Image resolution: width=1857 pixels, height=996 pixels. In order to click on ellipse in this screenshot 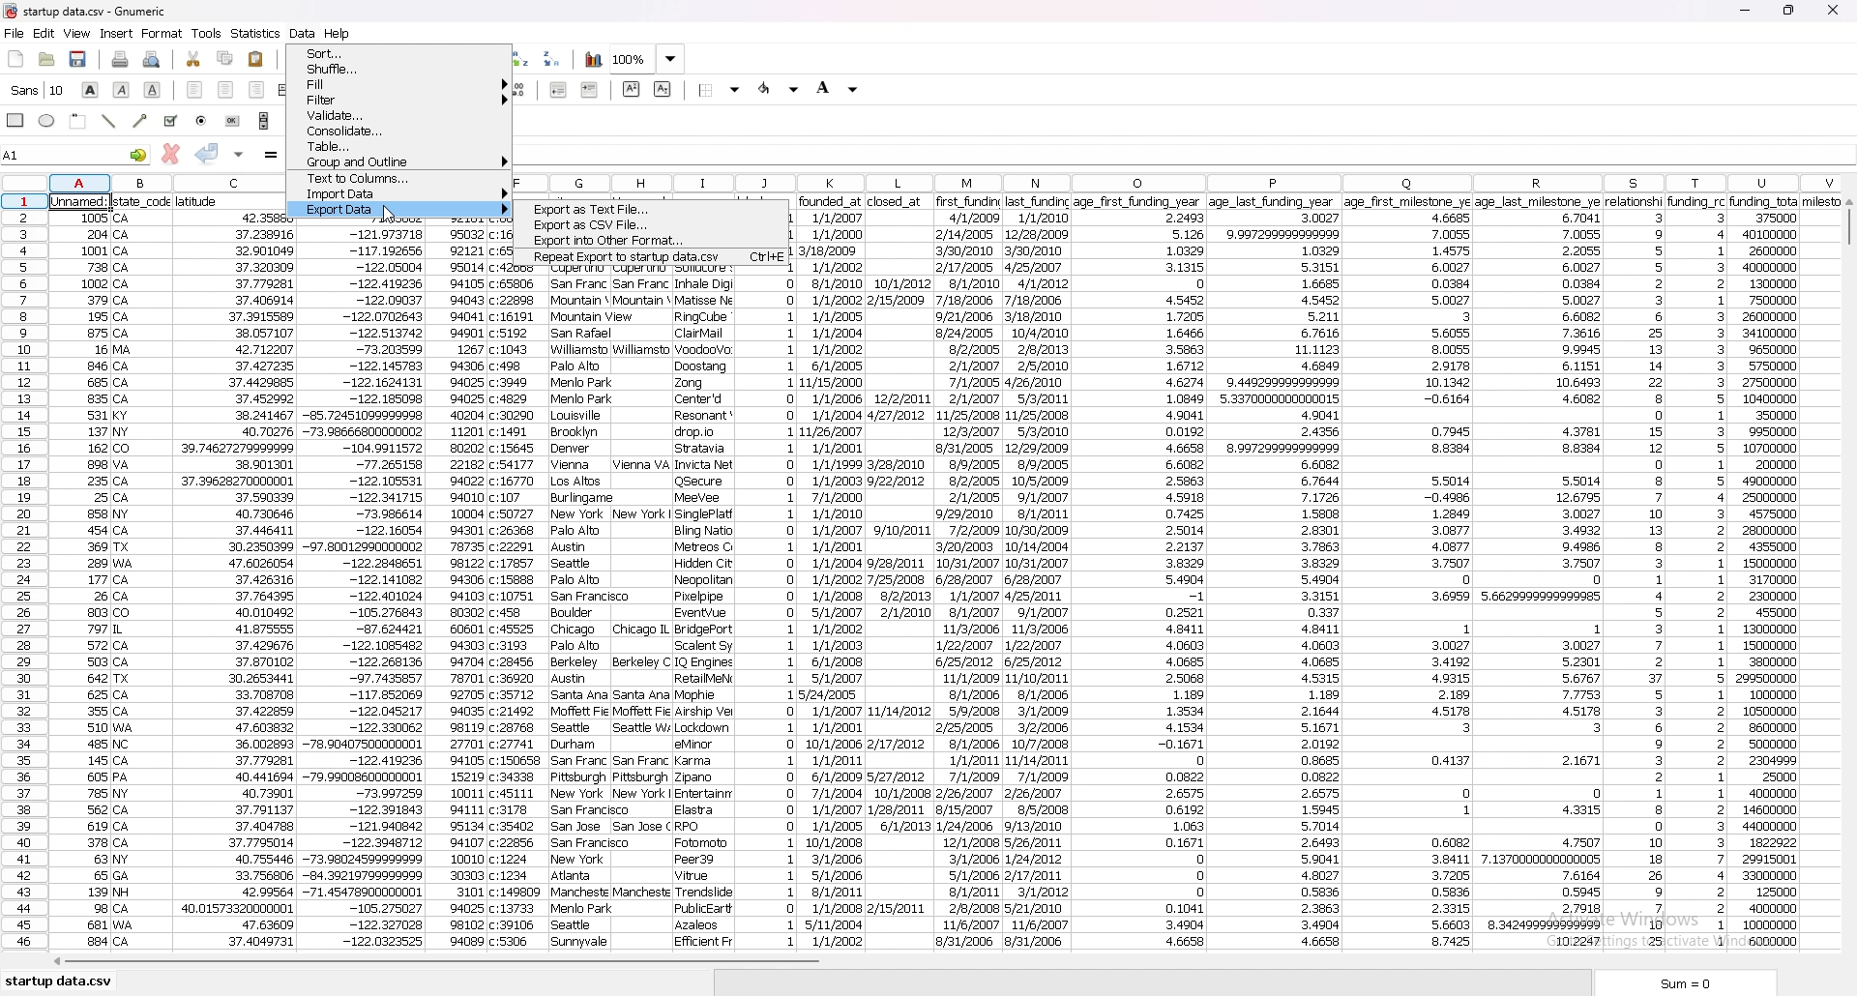, I will do `click(48, 122)`.